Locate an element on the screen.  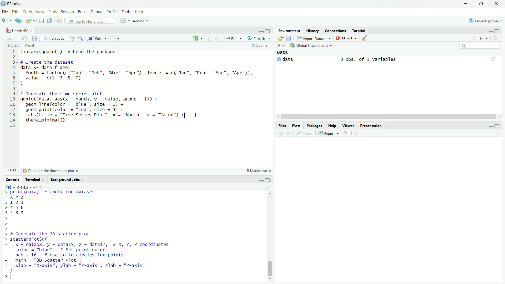
insert a new code chunk is located at coordinates (197, 38).